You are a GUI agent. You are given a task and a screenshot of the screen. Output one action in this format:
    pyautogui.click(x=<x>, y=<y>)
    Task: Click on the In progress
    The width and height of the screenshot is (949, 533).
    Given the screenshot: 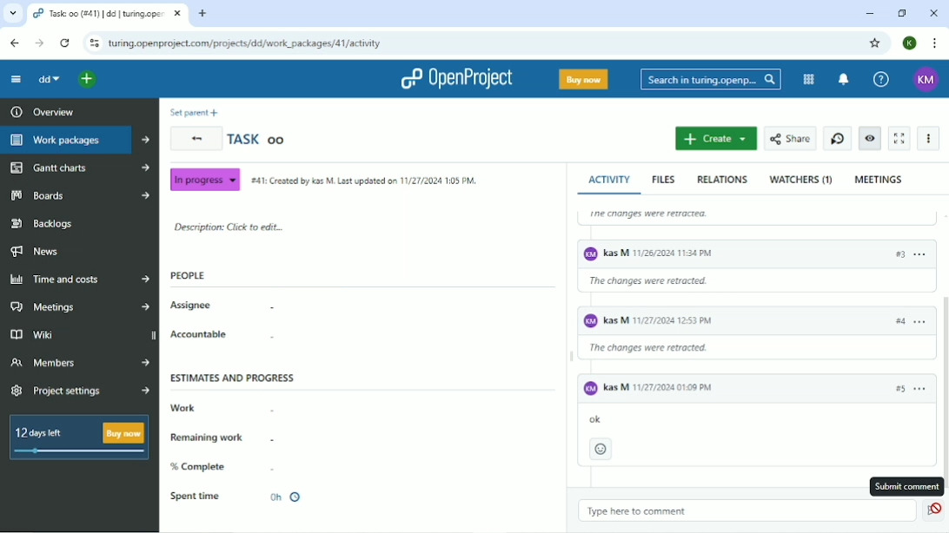 What is the action you would take?
    pyautogui.click(x=204, y=179)
    